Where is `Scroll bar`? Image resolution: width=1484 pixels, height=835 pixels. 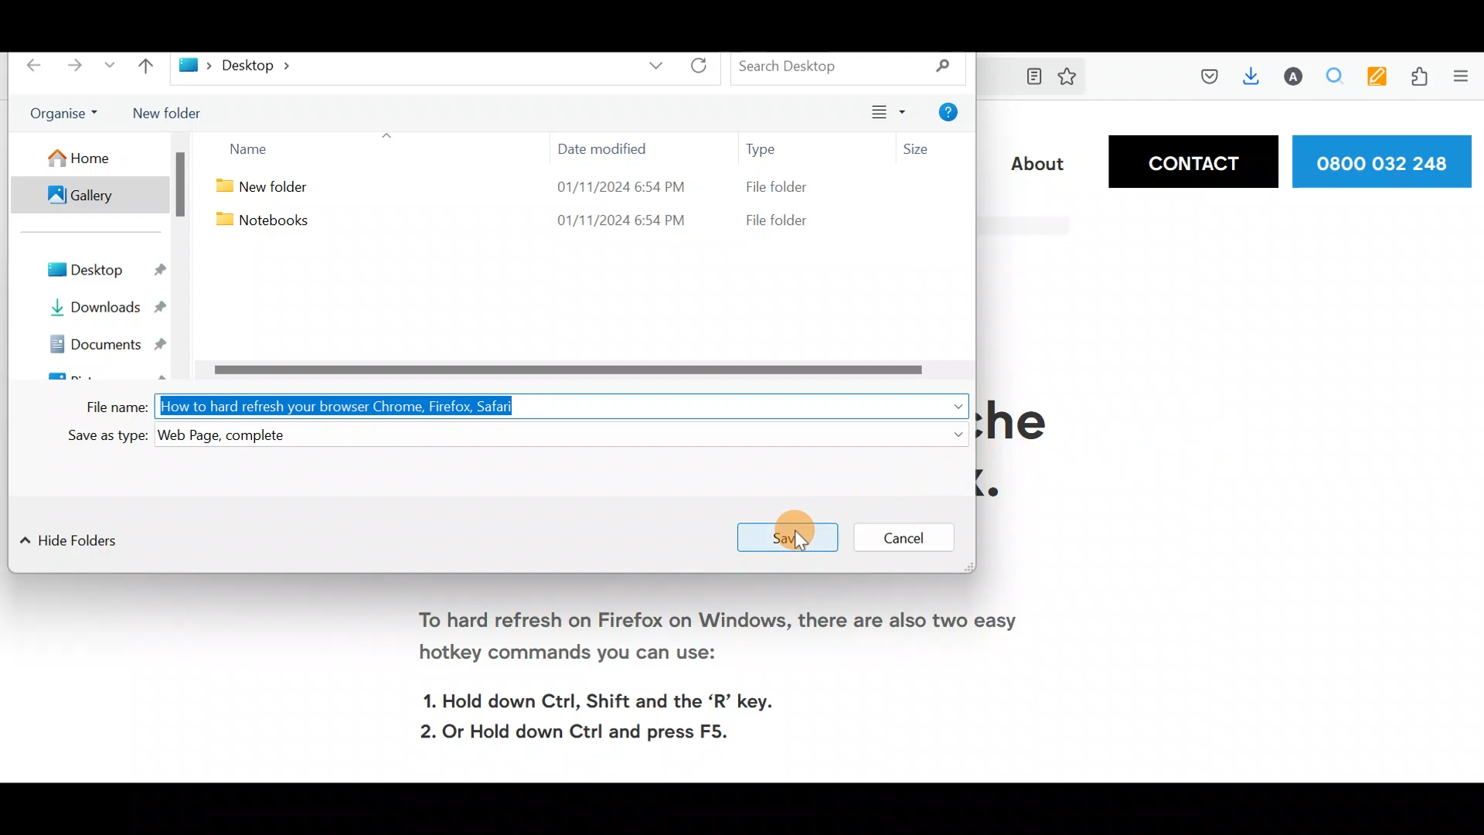
Scroll bar is located at coordinates (175, 186).